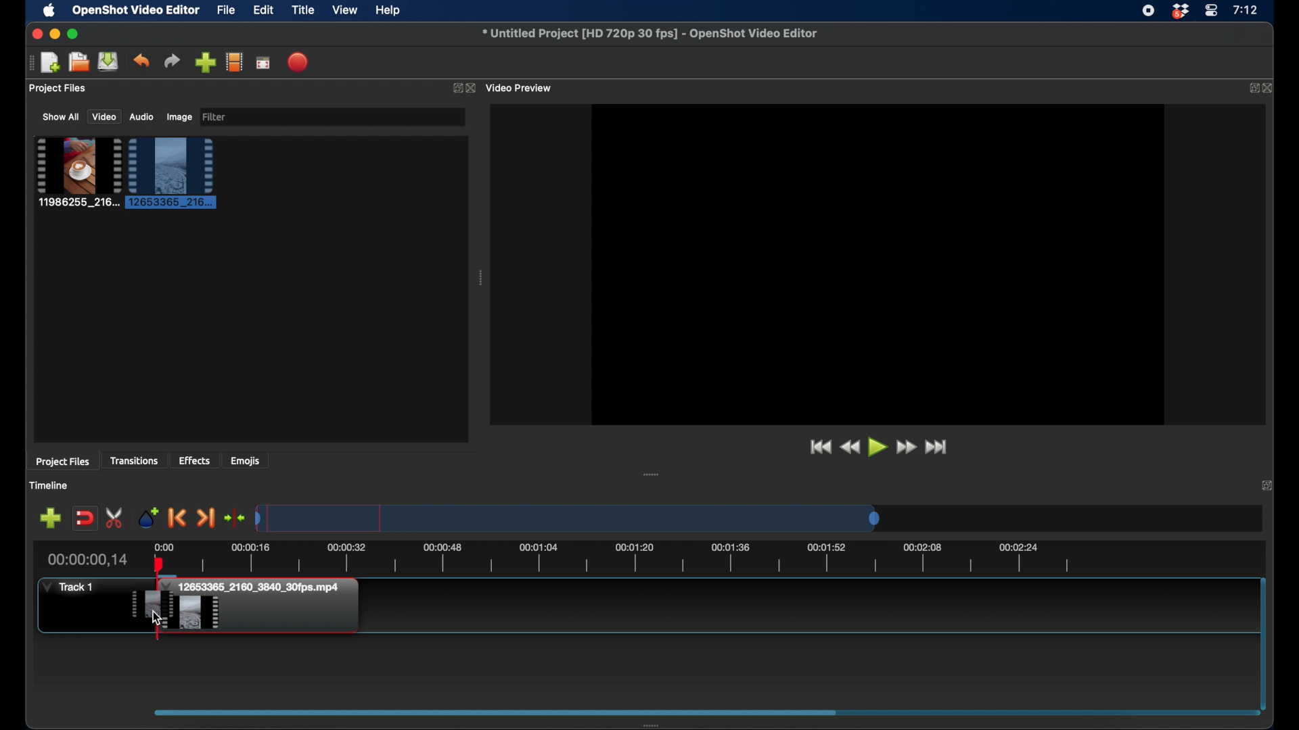  I want to click on drag handle, so click(480, 278).